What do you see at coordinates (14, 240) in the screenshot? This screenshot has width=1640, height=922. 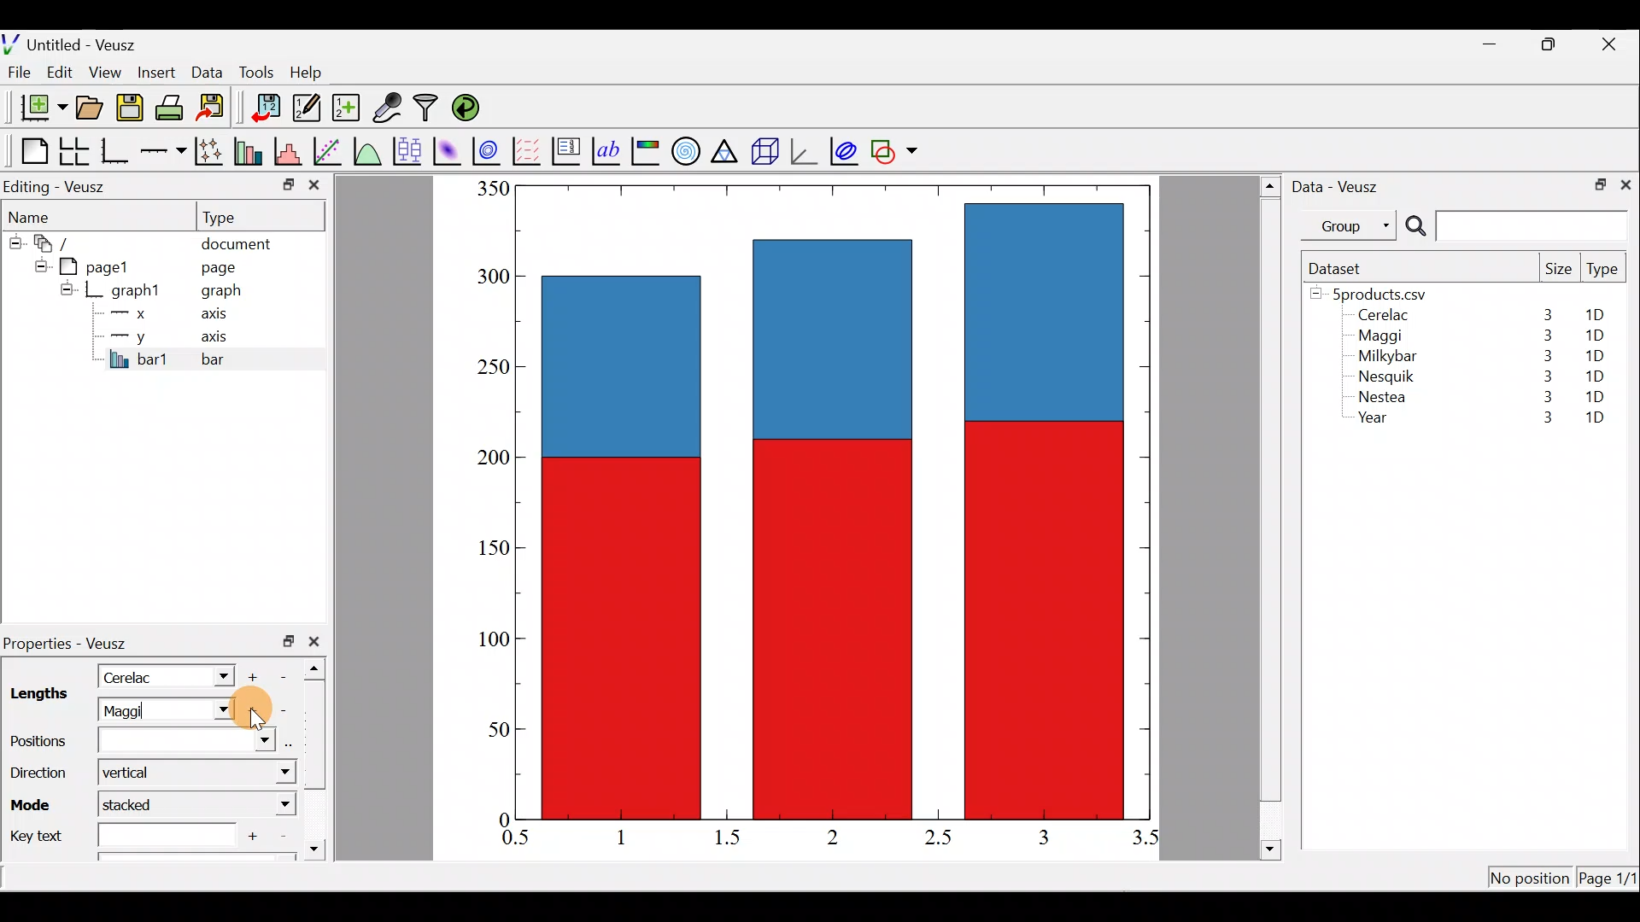 I see `hide` at bounding box center [14, 240].